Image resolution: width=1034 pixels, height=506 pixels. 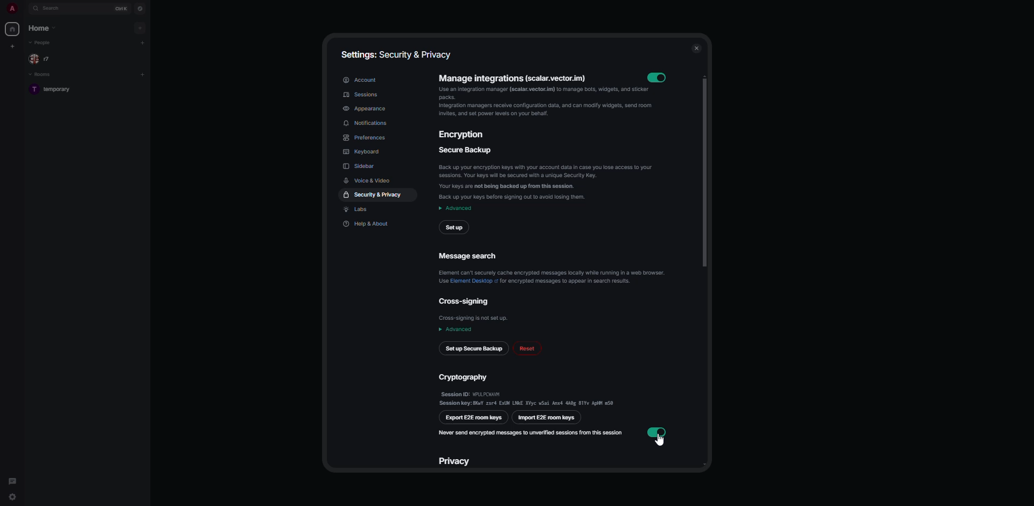 What do you see at coordinates (360, 166) in the screenshot?
I see `sidebar` at bounding box center [360, 166].